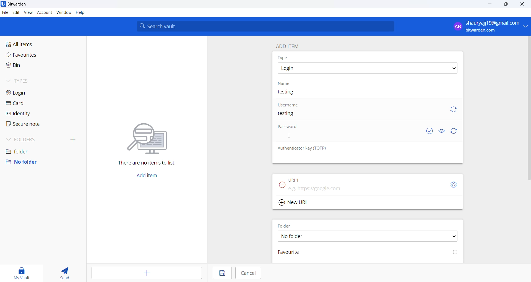 This screenshot has height=282, width=531. What do you see at coordinates (286, 83) in the screenshot?
I see `name heading` at bounding box center [286, 83].